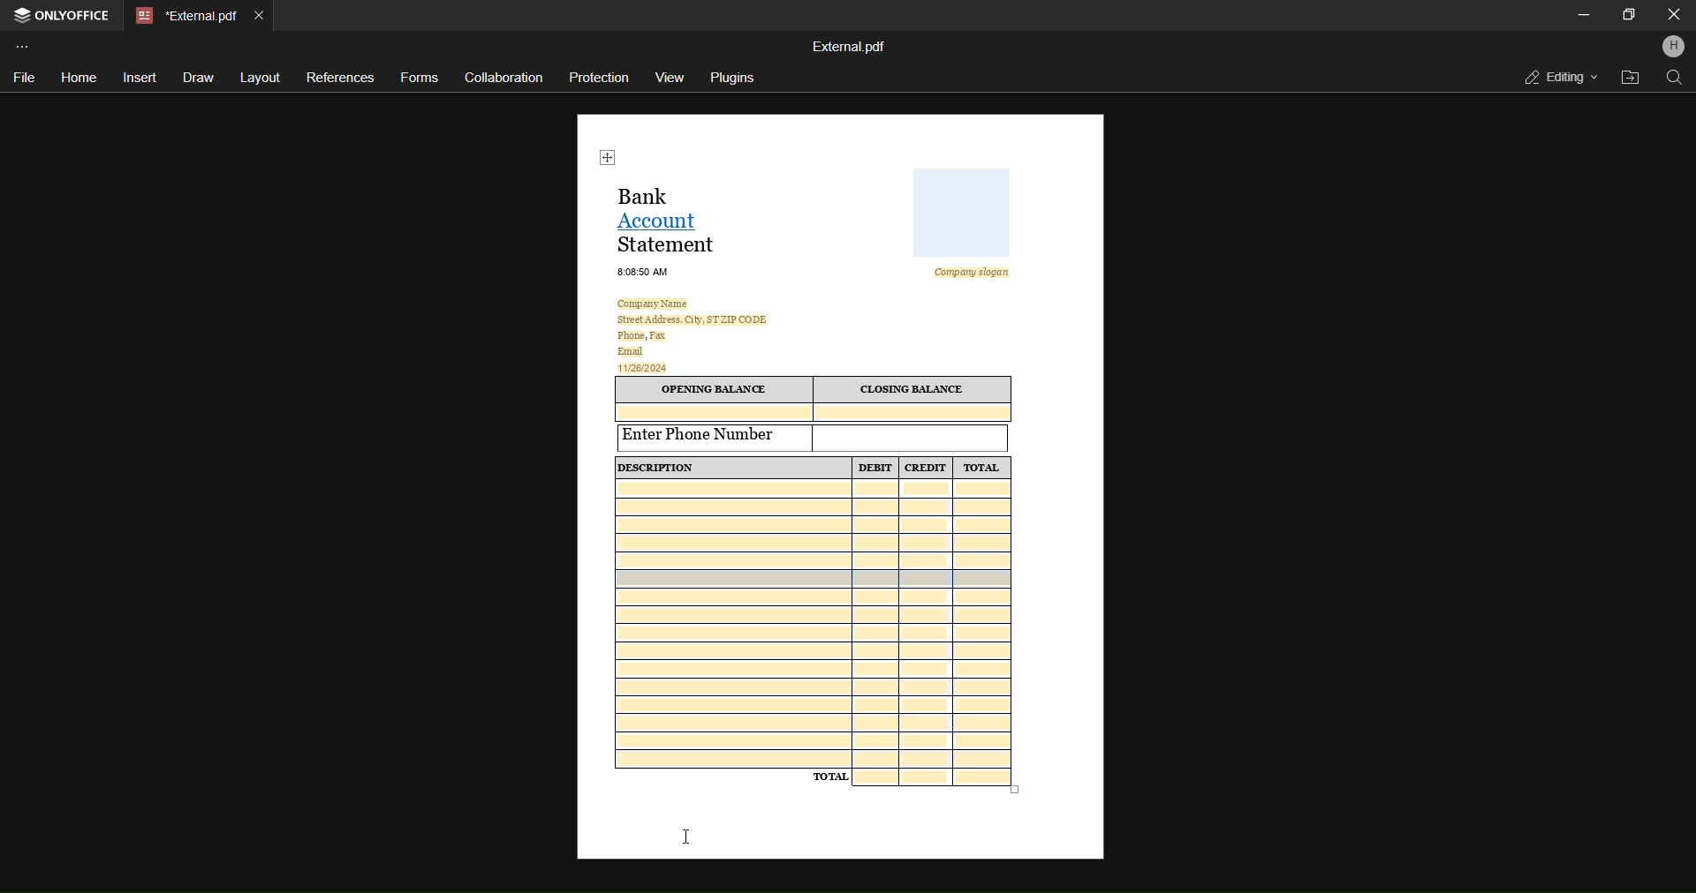 The image size is (1696, 893). What do you see at coordinates (936, 779) in the screenshot?
I see `Fields` at bounding box center [936, 779].